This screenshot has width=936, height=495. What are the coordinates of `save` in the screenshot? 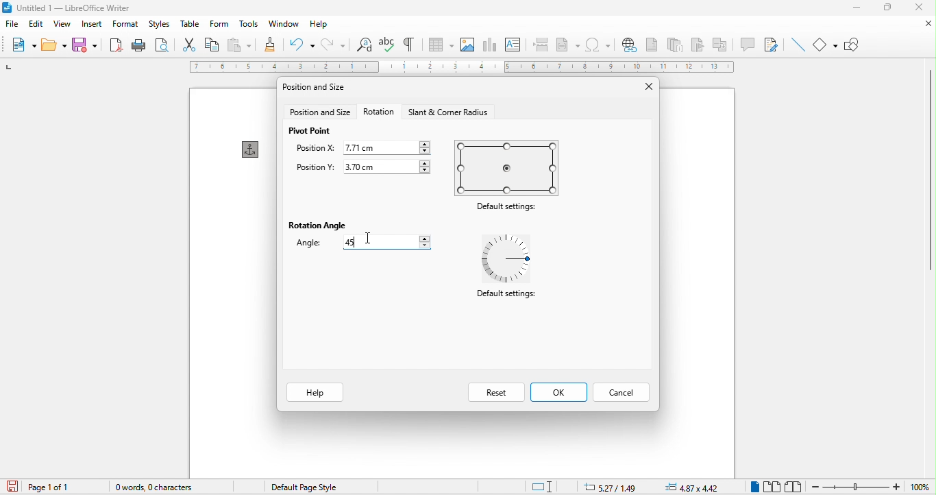 It's located at (86, 43).